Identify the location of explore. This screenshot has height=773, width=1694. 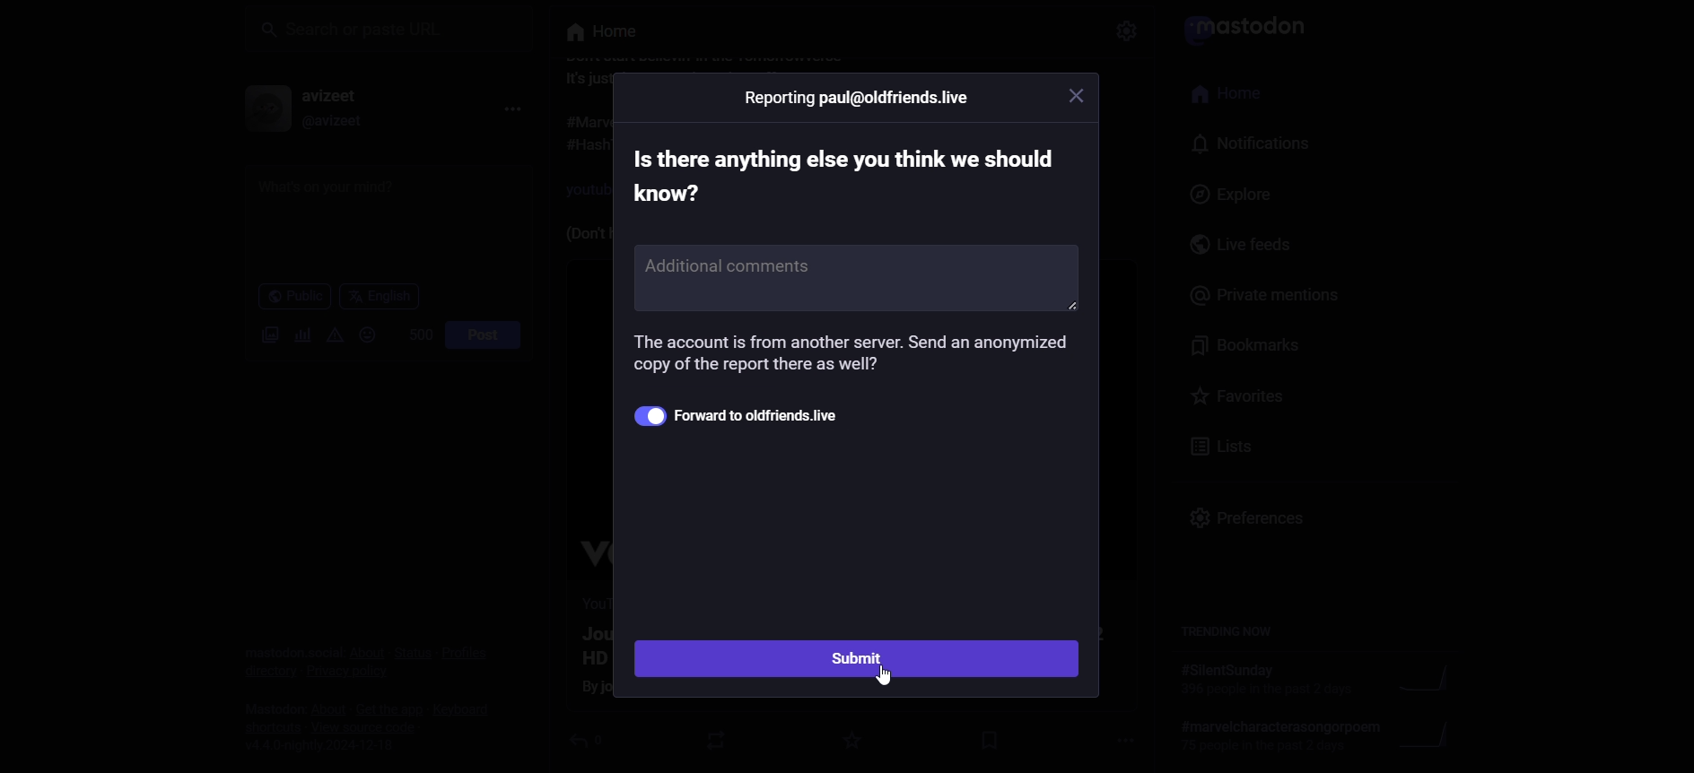
(1227, 195).